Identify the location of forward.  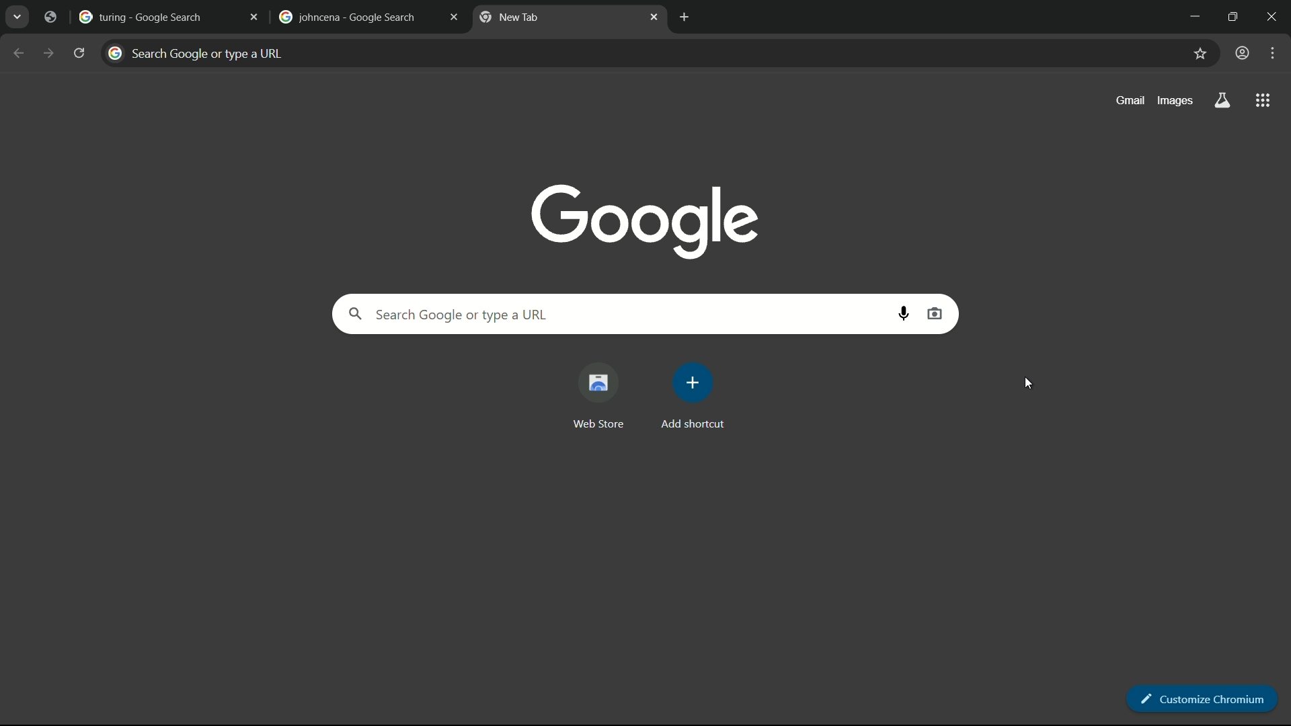
(47, 53).